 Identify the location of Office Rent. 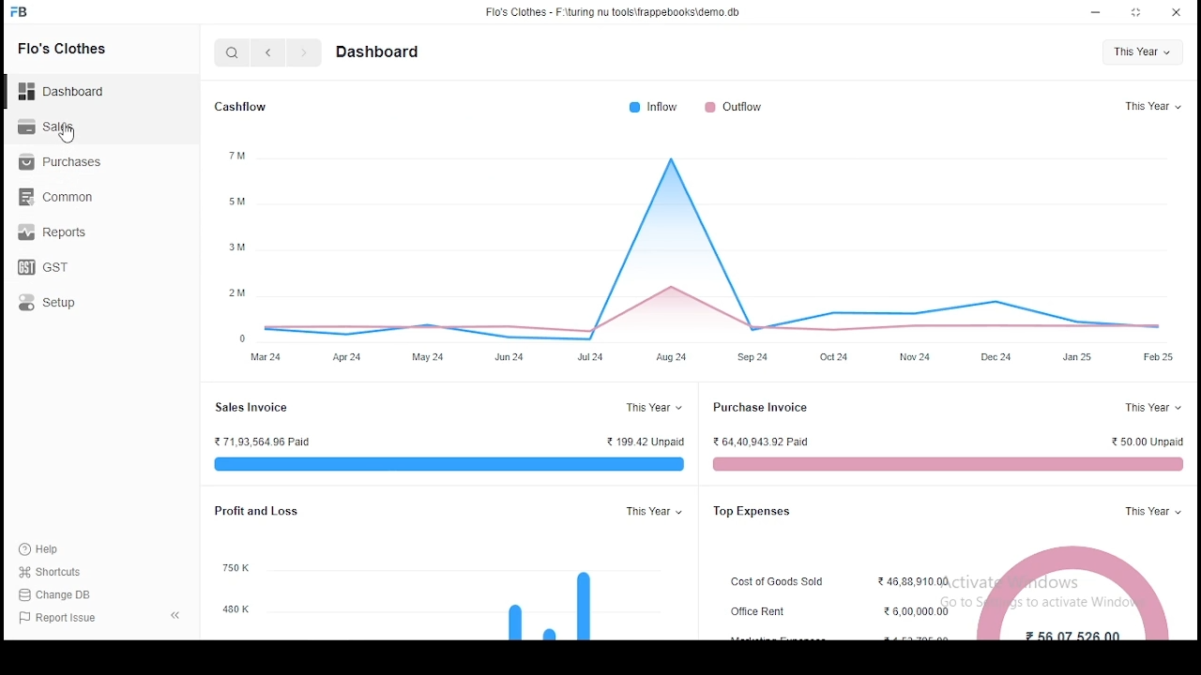
(758, 612).